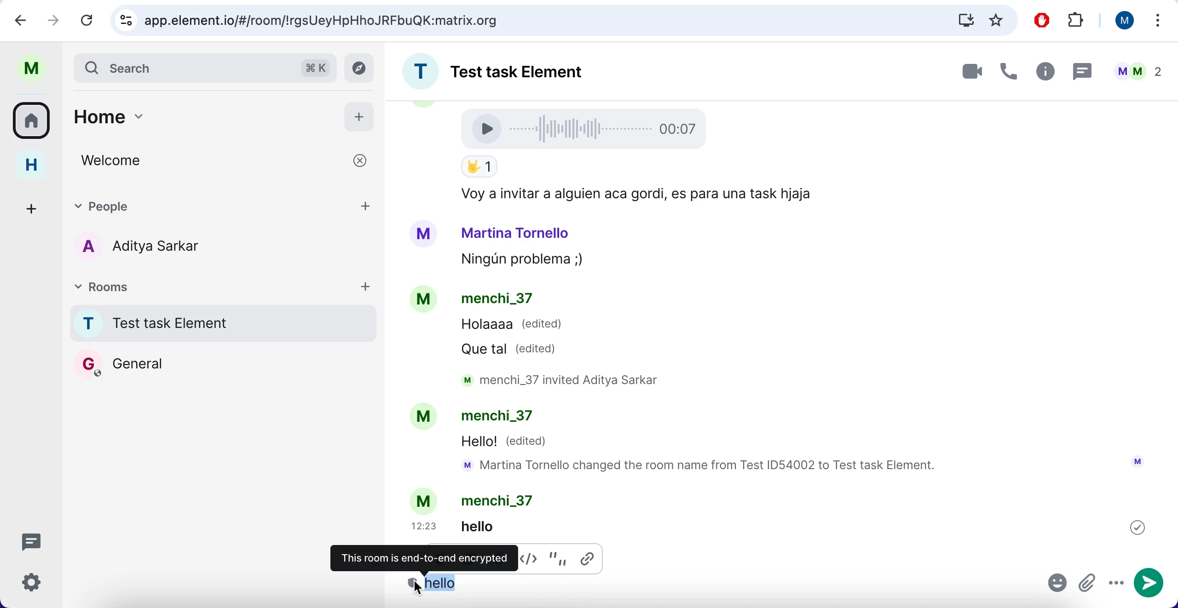 This screenshot has height=608, width=1178. What do you see at coordinates (1138, 461) in the screenshot?
I see `User Icon` at bounding box center [1138, 461].